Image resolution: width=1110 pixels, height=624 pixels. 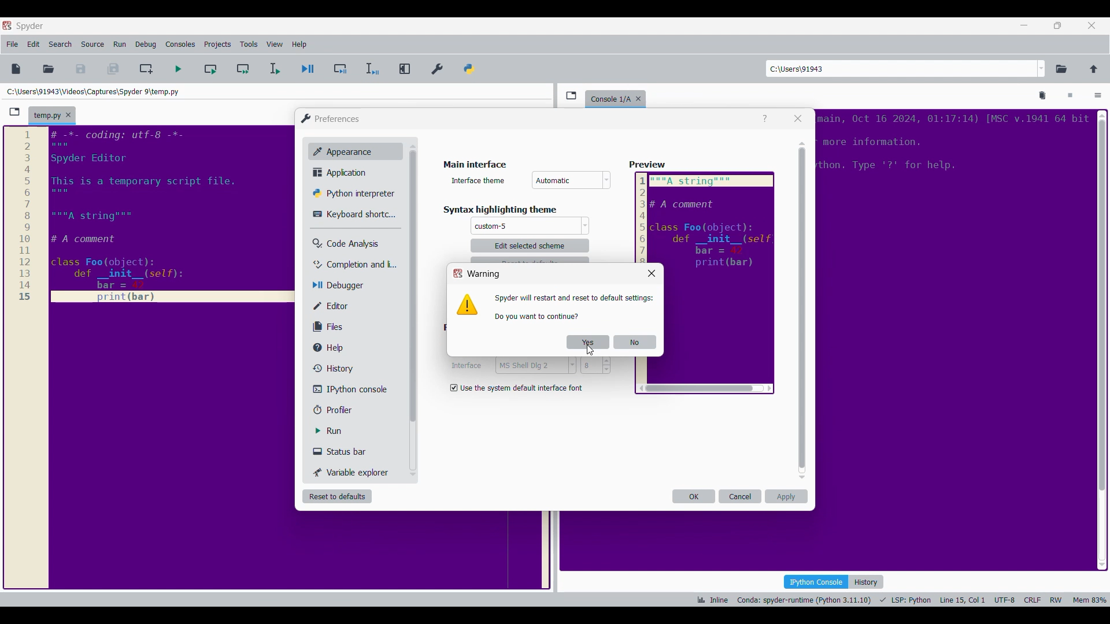 What do you see at coordinates (47, 116) in the screenshot?
I see `Current tab` at bounding box center [47, 116].